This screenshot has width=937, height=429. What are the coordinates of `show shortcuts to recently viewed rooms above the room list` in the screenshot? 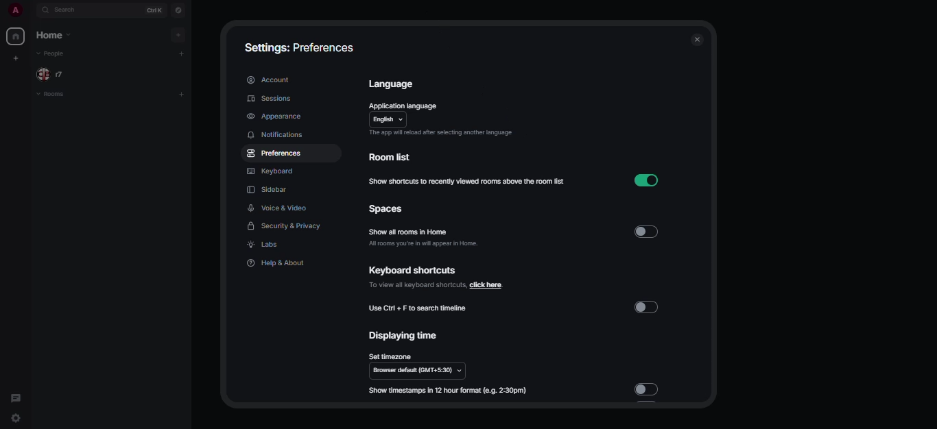 It's located at (468, 182).